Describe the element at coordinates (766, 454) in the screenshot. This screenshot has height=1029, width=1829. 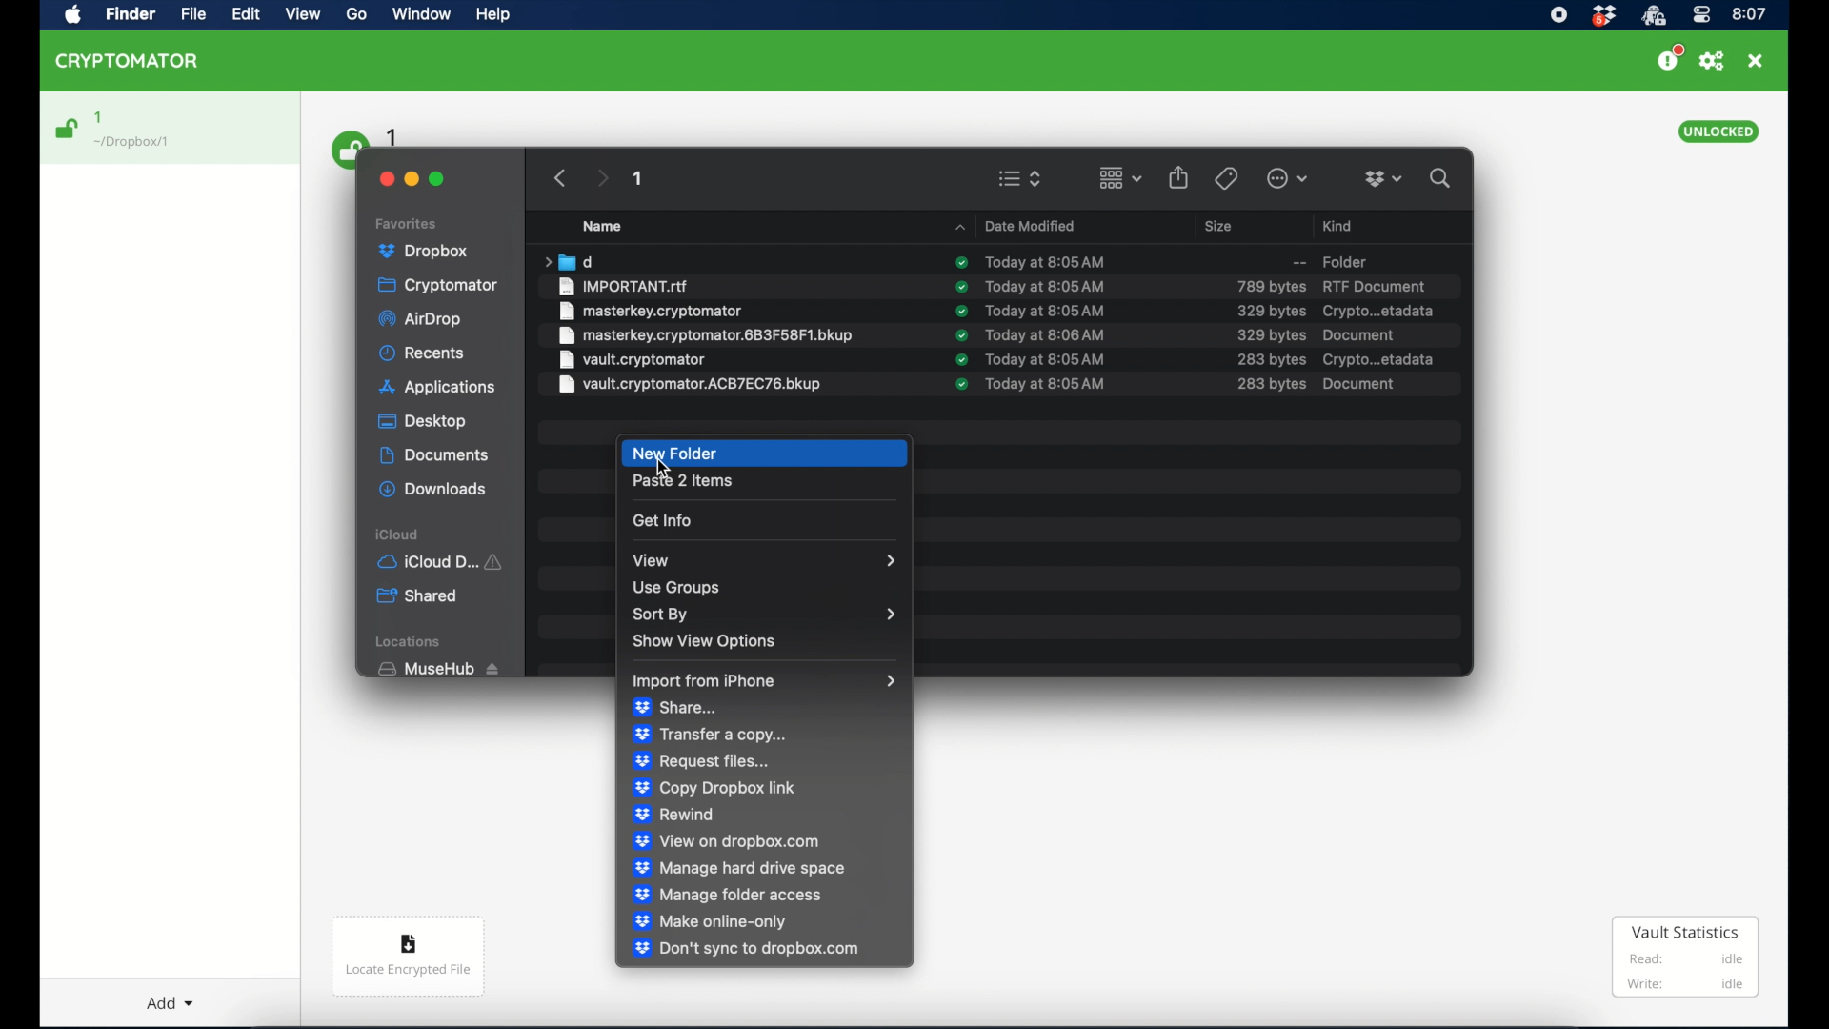
I see `new folder highlighted` at that location.